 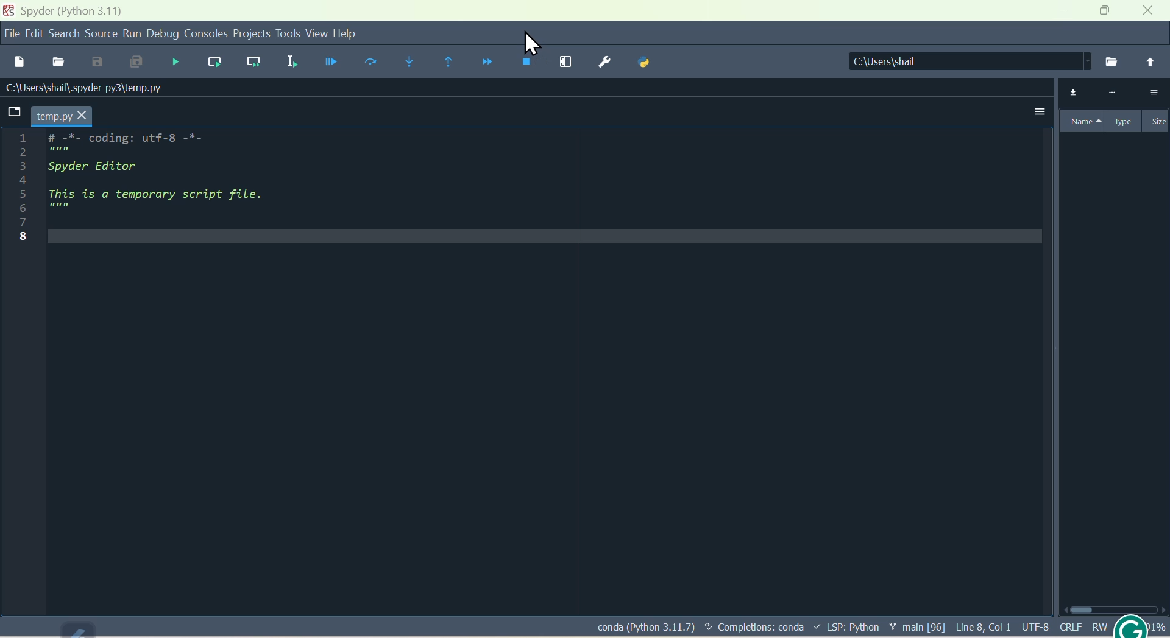 I want to click on , so click(x=331, y=63).